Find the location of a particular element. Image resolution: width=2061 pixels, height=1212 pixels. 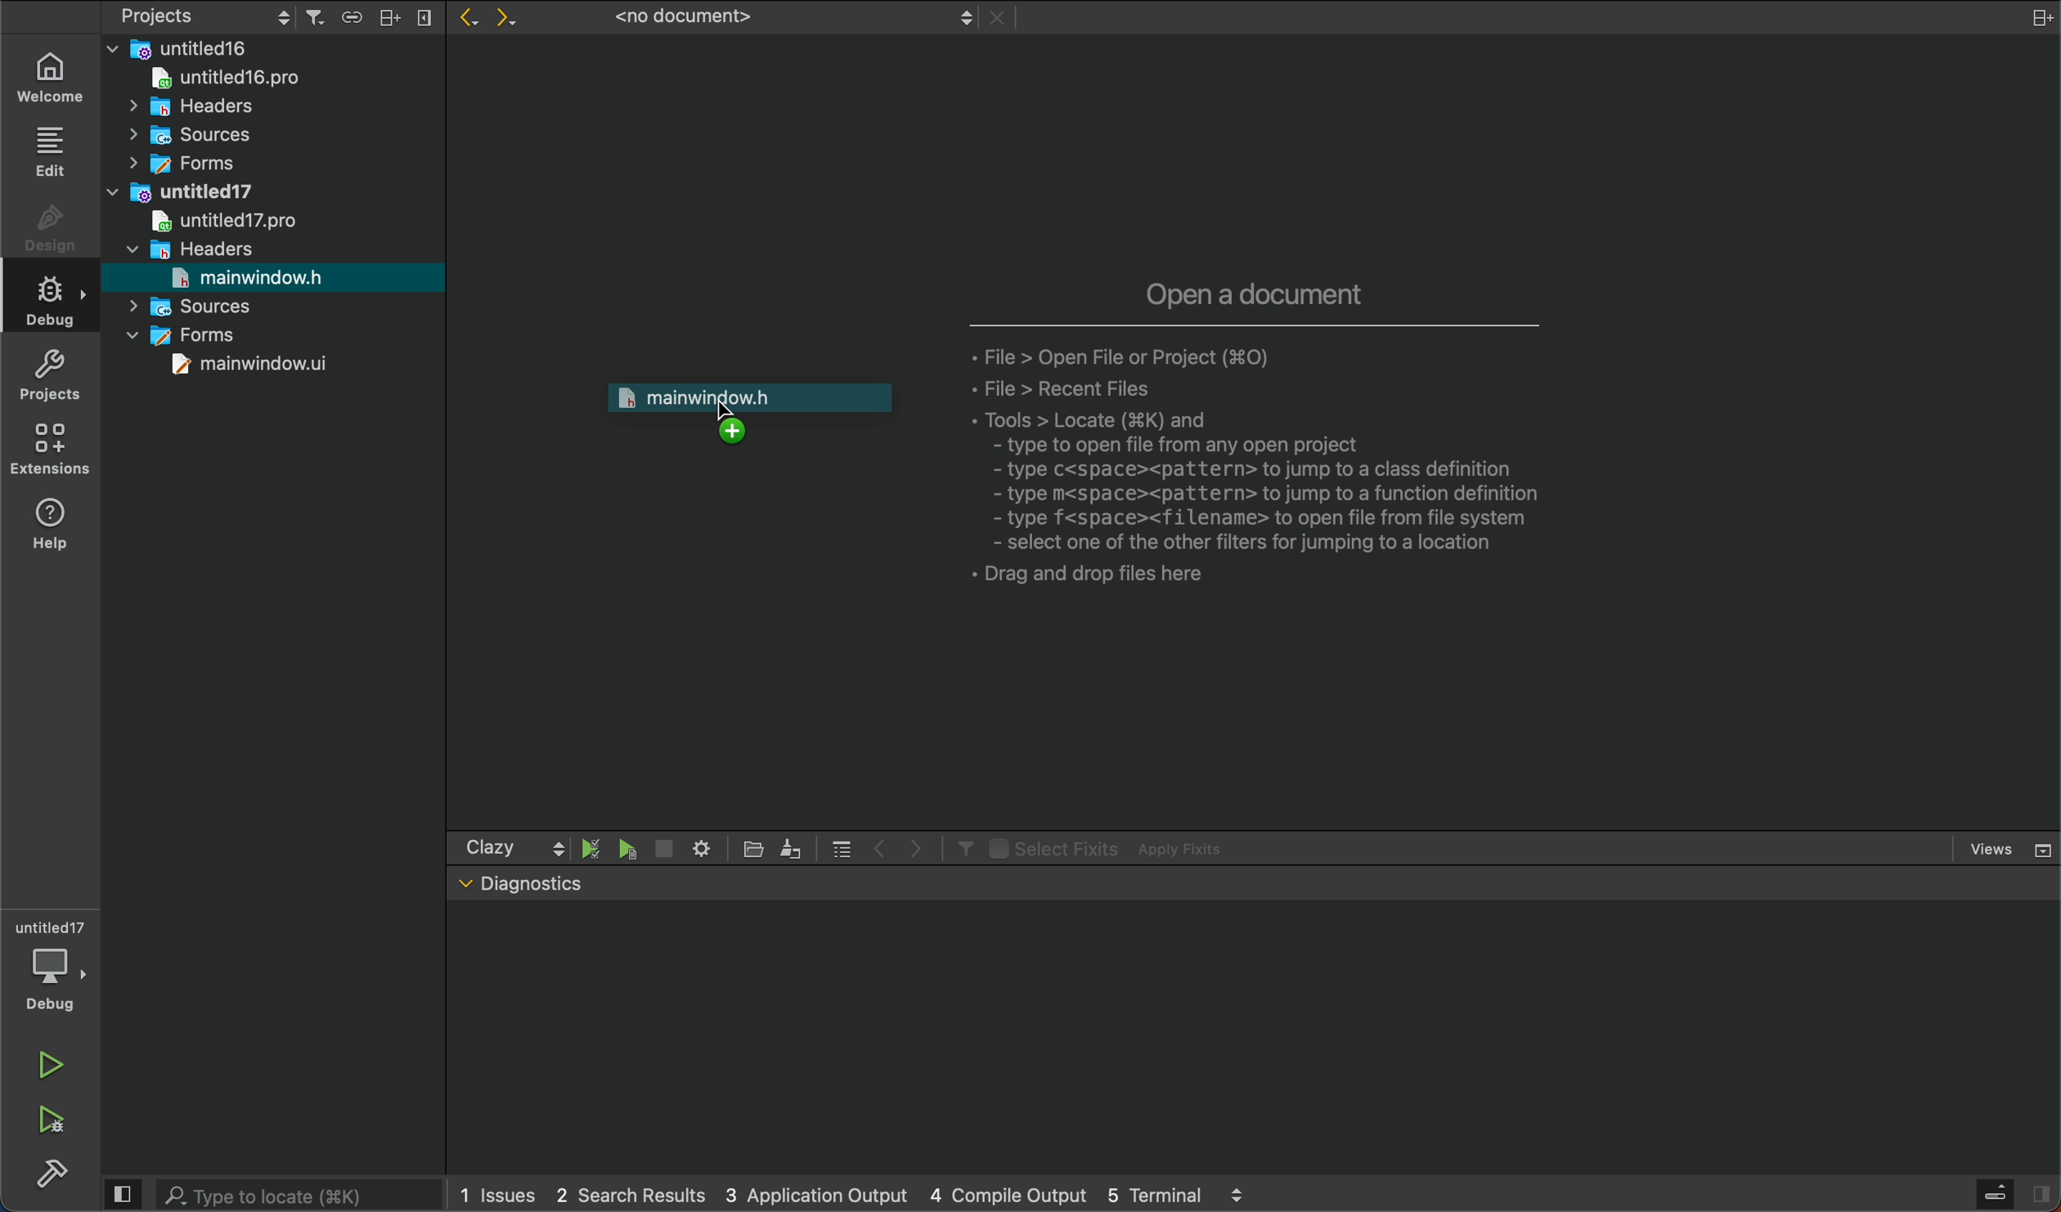

run is located at coordinates (51, 1065).